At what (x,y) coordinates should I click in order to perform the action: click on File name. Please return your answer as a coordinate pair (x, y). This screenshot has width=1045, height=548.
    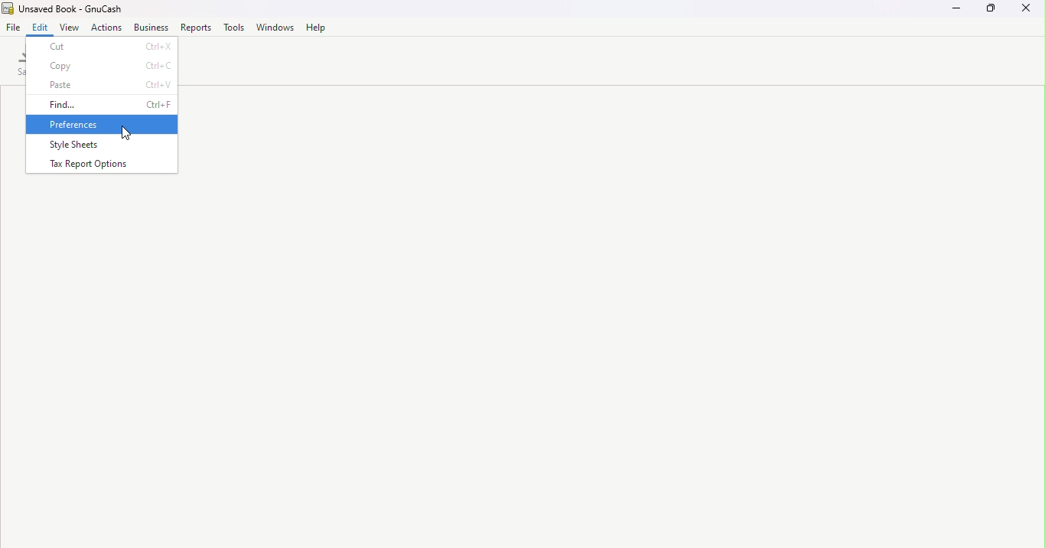
    Looking at the image, I should click on (68, 8).